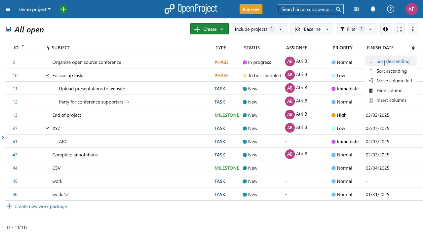 Image resolution: width=423 pixels, height=238 pixels. What do you see at coordinates (260, 49) in the screenshot?
I see `status` at bounding box center [260, 49].